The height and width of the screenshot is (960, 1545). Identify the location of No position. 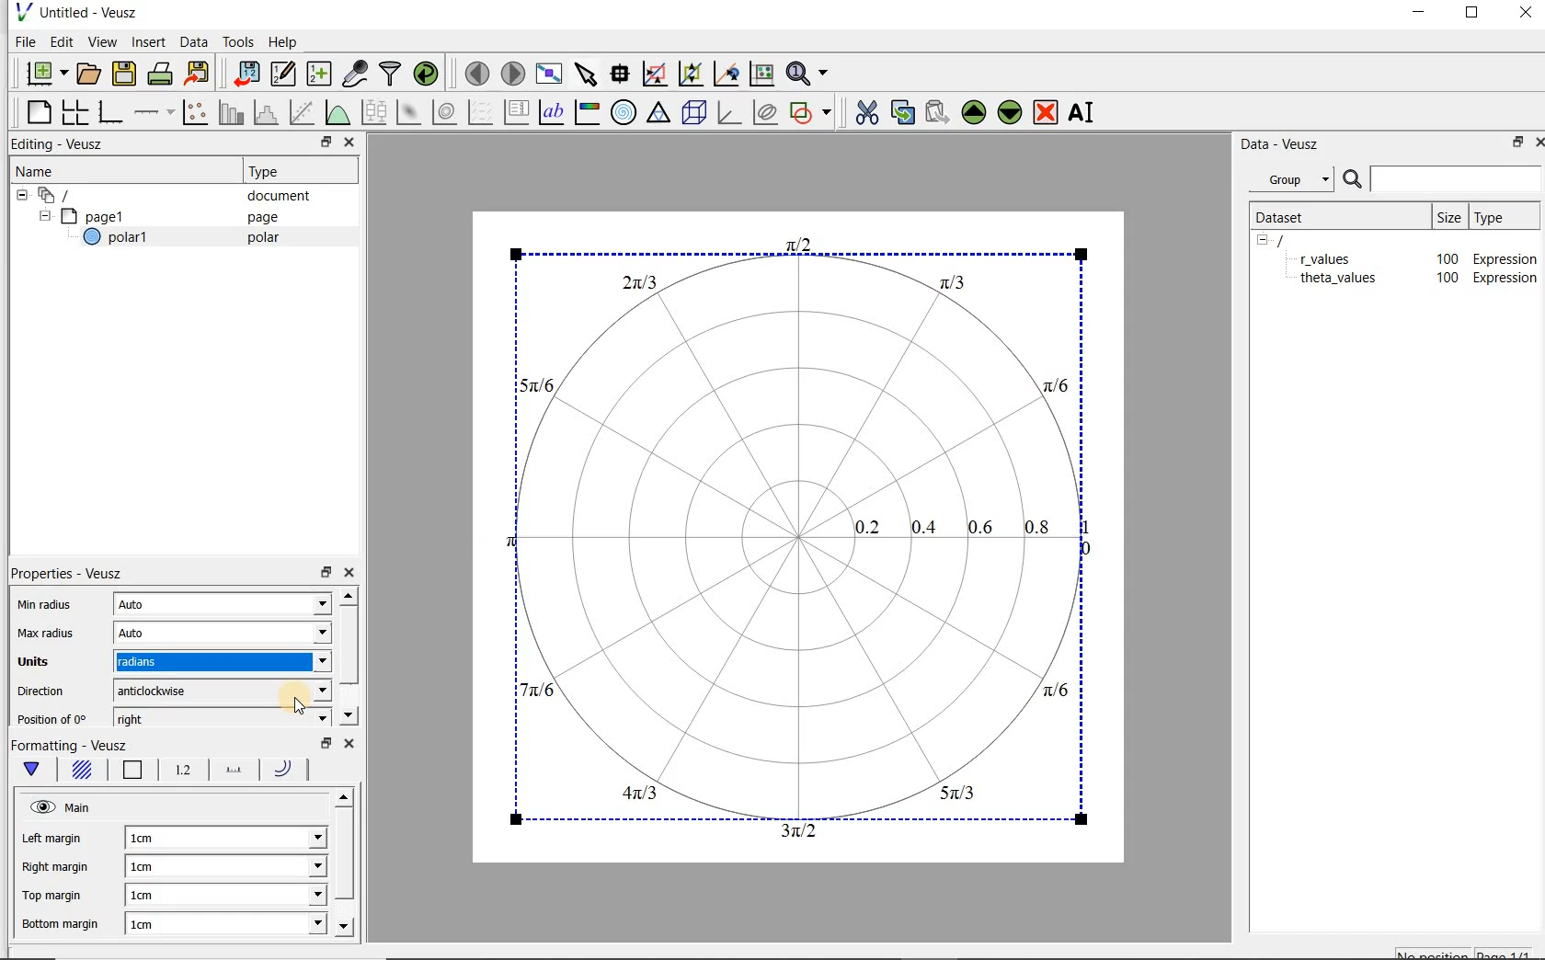
(1435, 952).